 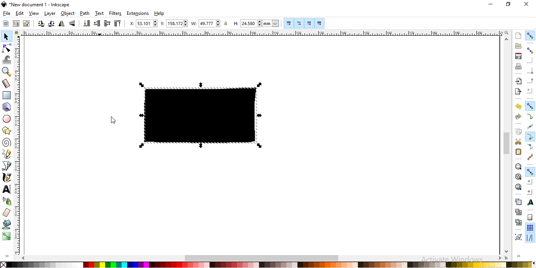 What do you see at coordinates (7, 60) in the screenshot?
I see `tweak objects by sculpting or painting` at bounding box center [7, 60].